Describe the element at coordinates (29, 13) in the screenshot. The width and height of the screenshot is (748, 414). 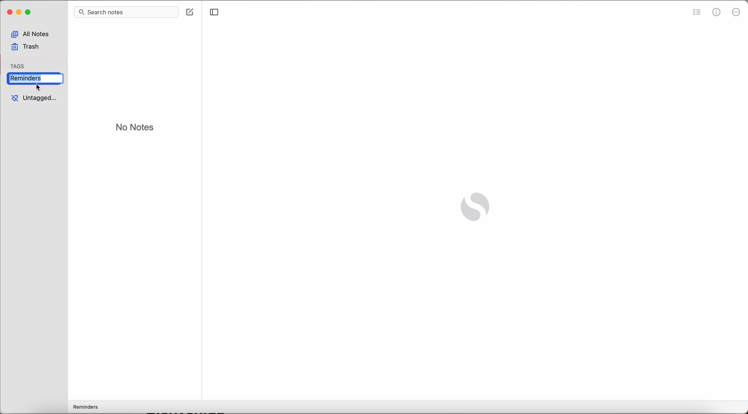
I see `maximize Simplenote` at that location.